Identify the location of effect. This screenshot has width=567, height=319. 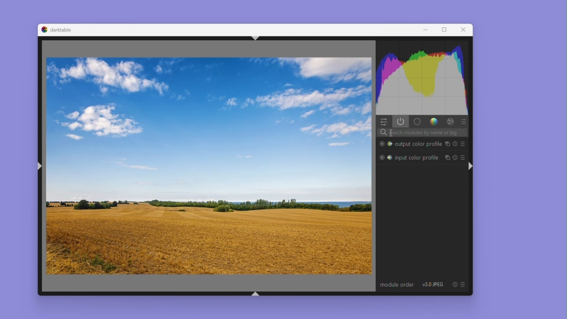
(449, 122).